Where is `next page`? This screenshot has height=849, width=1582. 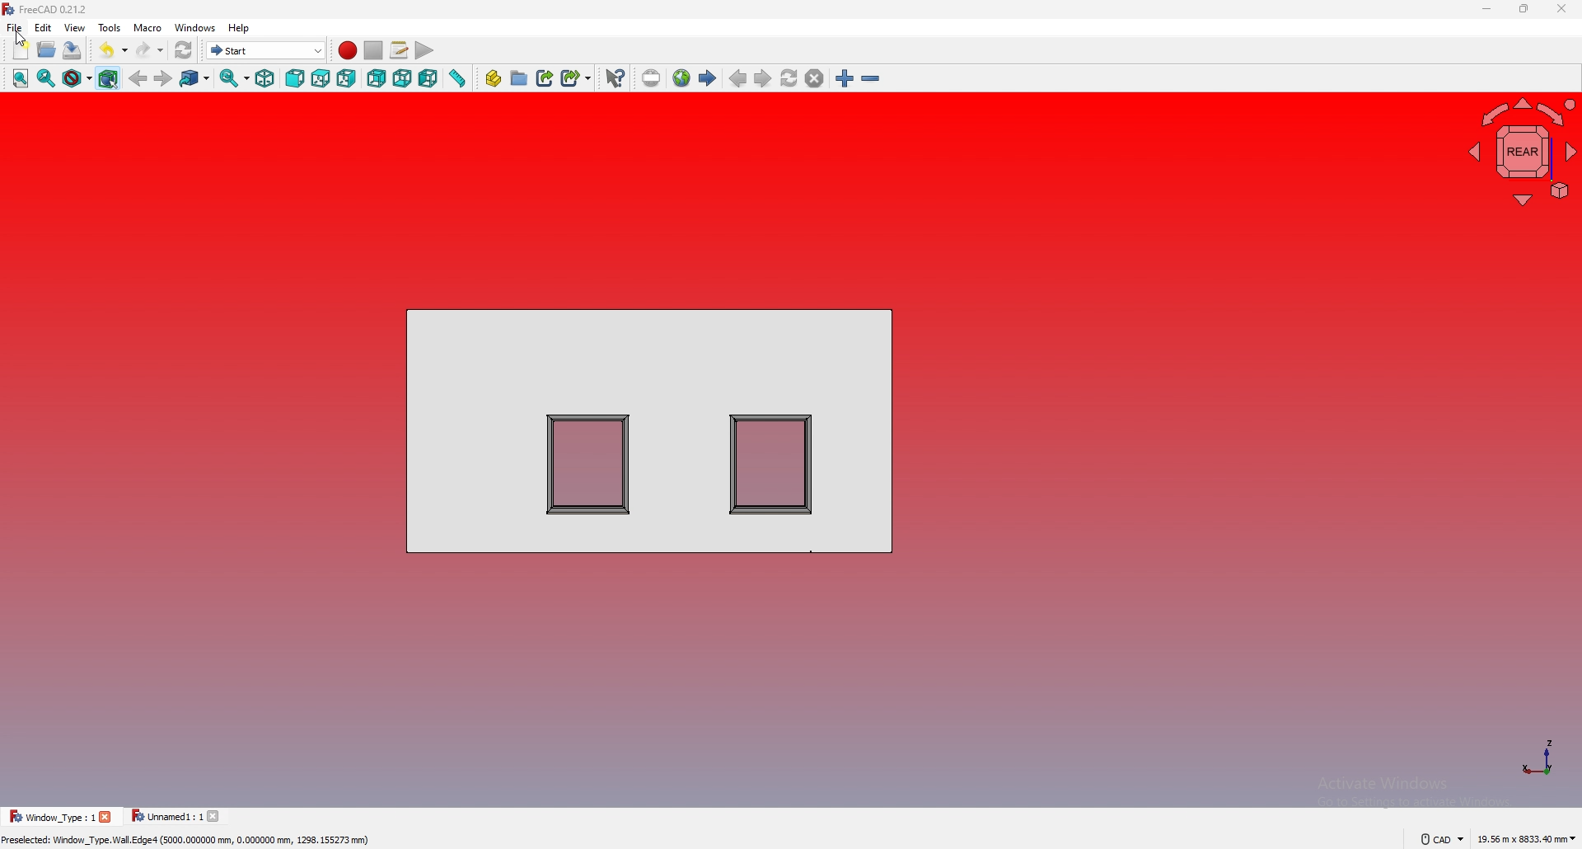 next page is located at coordinates (762, 78).